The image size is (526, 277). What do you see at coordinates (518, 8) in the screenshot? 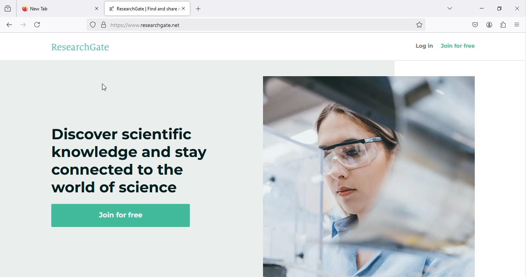
I see `close` at bounding box center [518, 8].